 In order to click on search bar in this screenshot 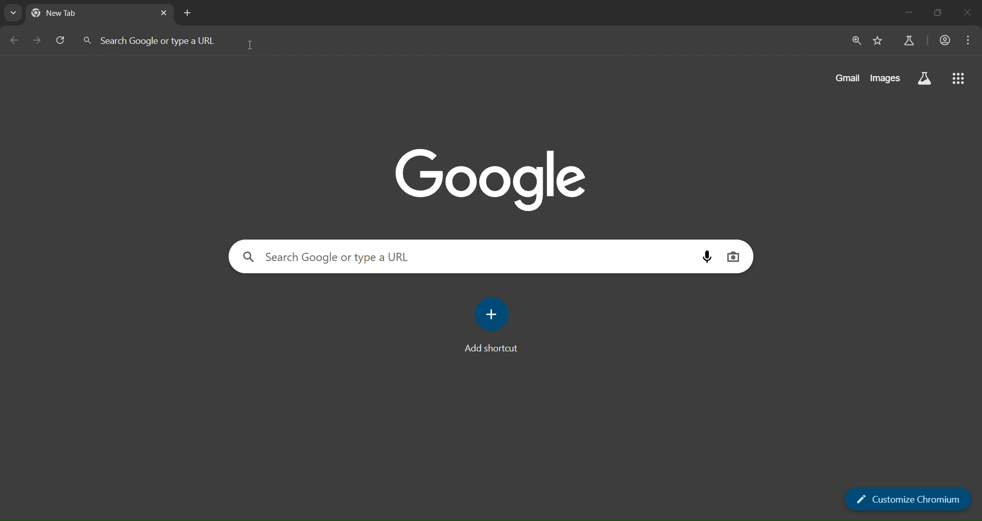, I will do `click(460, 257)`.